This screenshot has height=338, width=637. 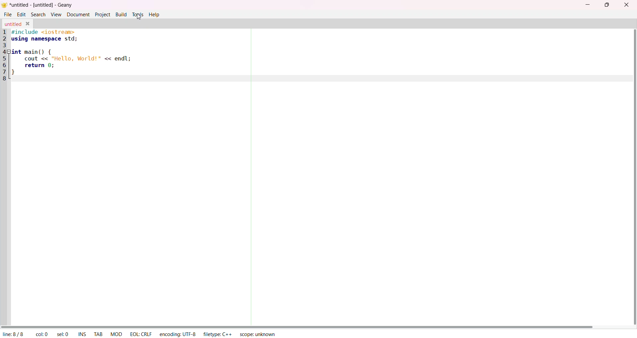 I want to click on vertical scroll bar, so click(x=633, y=177).